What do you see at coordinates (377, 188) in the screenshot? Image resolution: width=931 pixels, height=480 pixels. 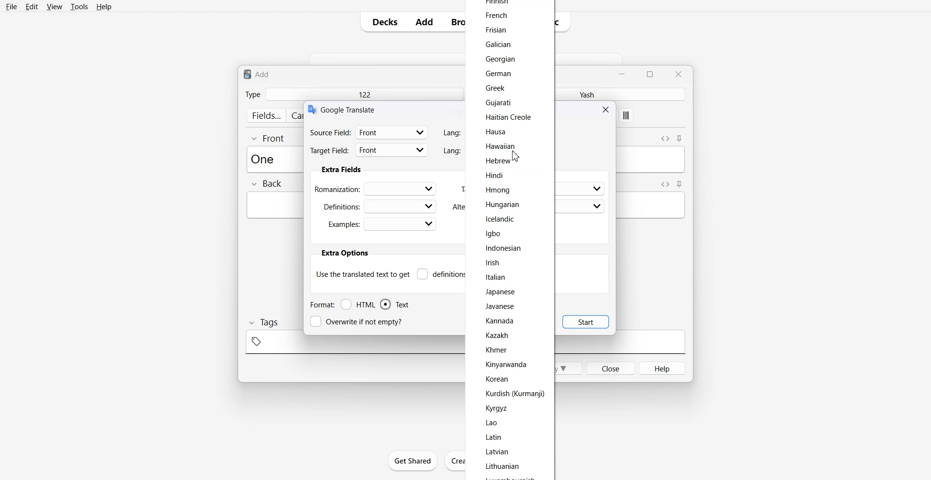 I see `Romanization:` at bounding box center [377, 188].